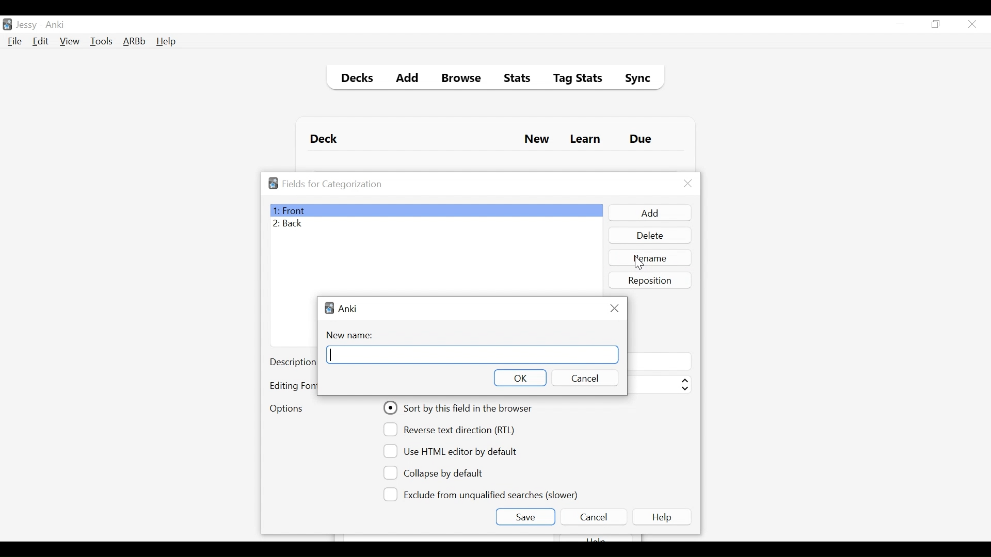 The width and height of the screenshot is (991, 557). I want to click on Close, so click(688, 184).